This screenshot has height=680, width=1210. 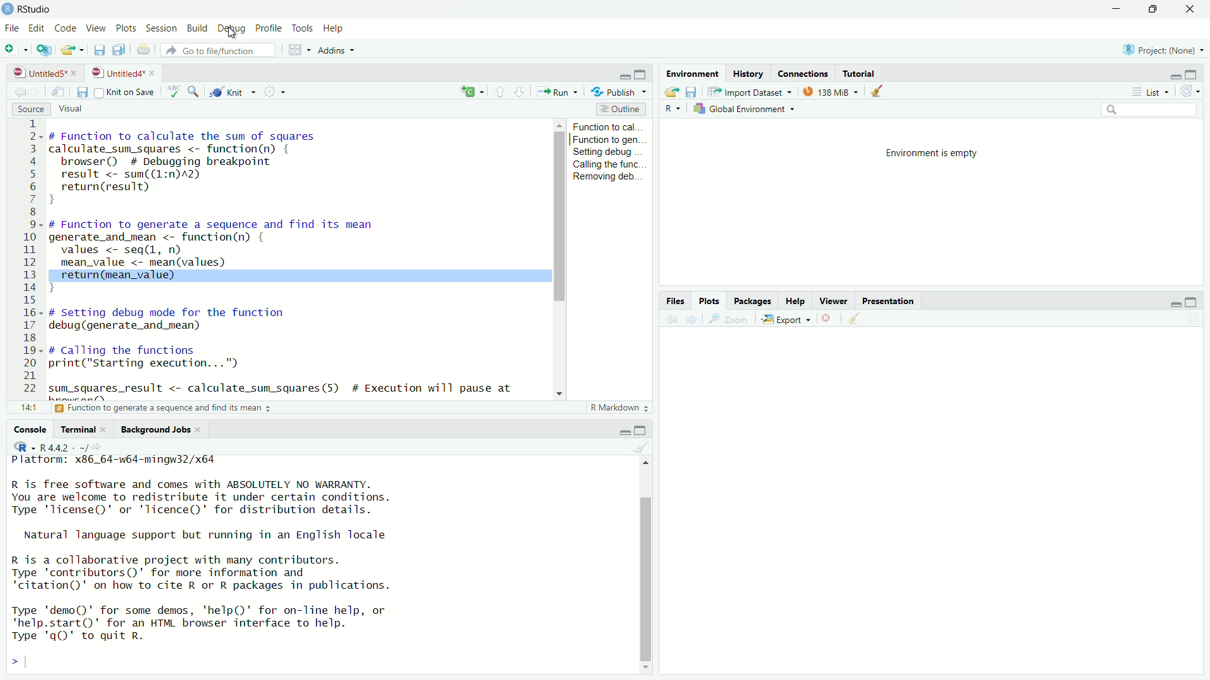 I want to click on language select, so click(x=675, y=111).